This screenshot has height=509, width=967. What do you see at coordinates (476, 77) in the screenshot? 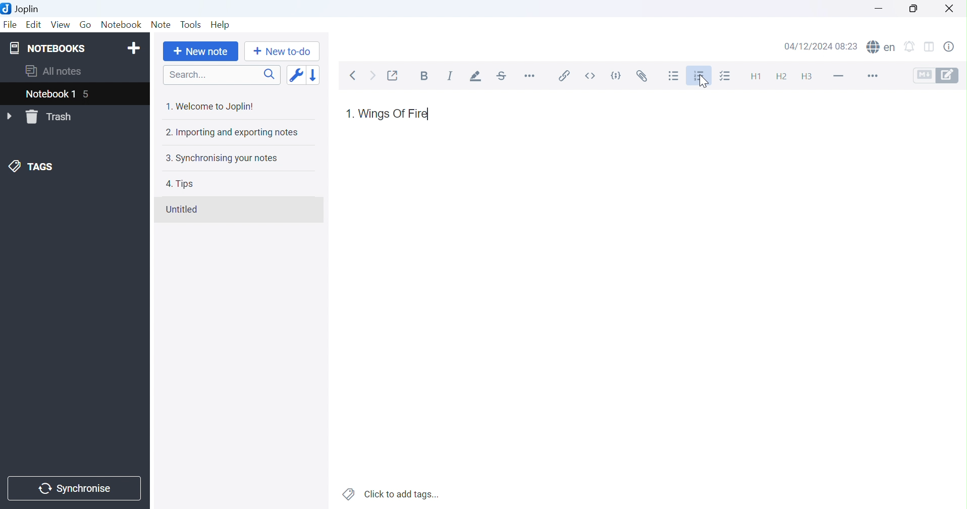
I see `Highlight` at bounding box center [476, 77].